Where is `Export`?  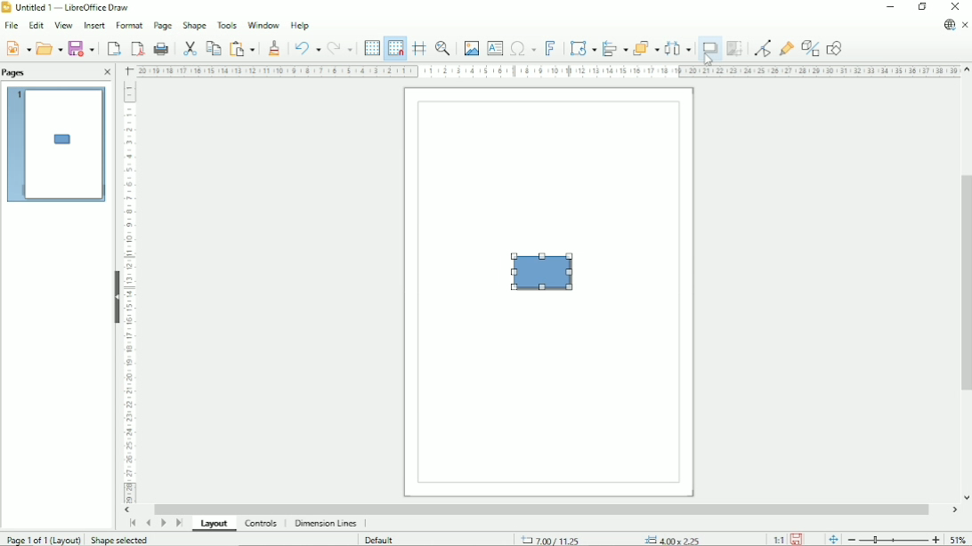 Export is located at coordinates (113, 49).